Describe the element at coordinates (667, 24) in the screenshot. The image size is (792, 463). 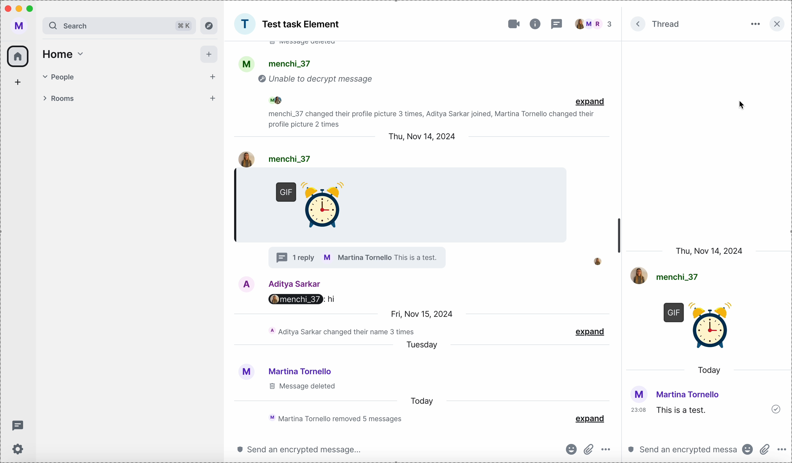
I see `thread` at that location.